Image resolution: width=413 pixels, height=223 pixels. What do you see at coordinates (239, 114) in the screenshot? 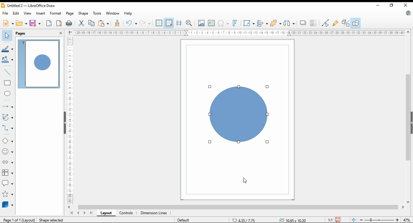
I see `shape` at bounding box center [239, 114].